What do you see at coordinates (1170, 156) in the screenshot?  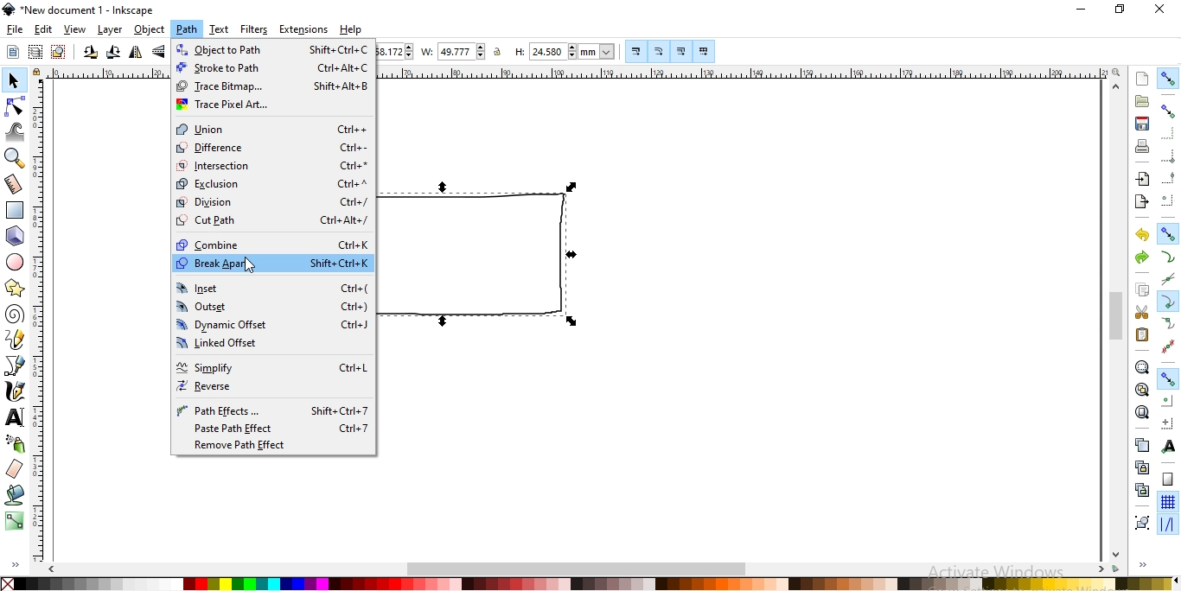 I see `snap bounding box corners` at bounding box center [1170, 156].